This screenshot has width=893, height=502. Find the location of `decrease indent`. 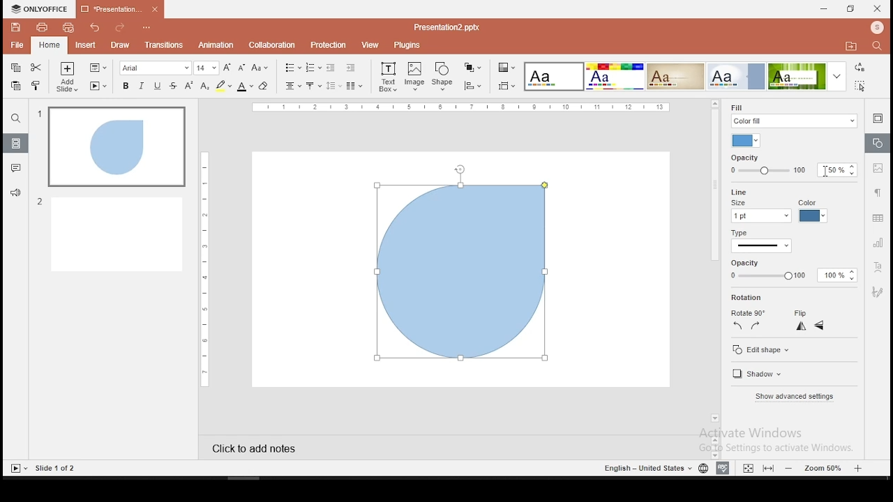

decrease indent is located at coordinates (330, 68).